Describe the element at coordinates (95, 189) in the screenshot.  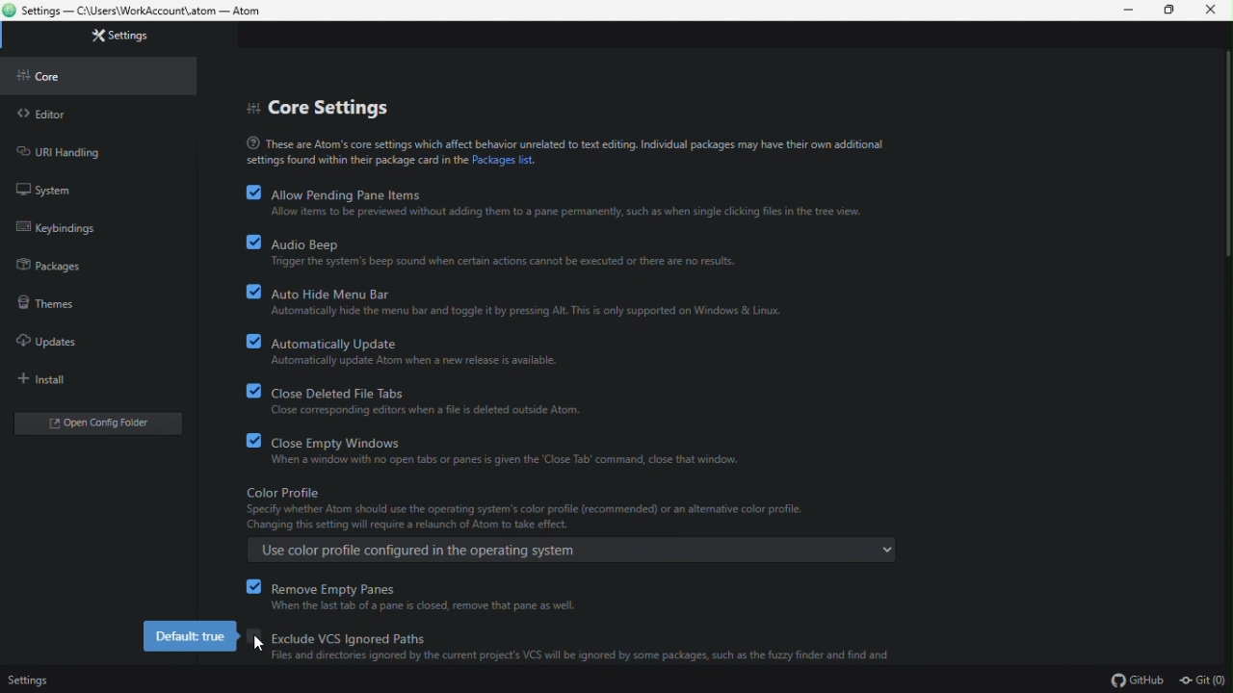
I see `System` at that location.